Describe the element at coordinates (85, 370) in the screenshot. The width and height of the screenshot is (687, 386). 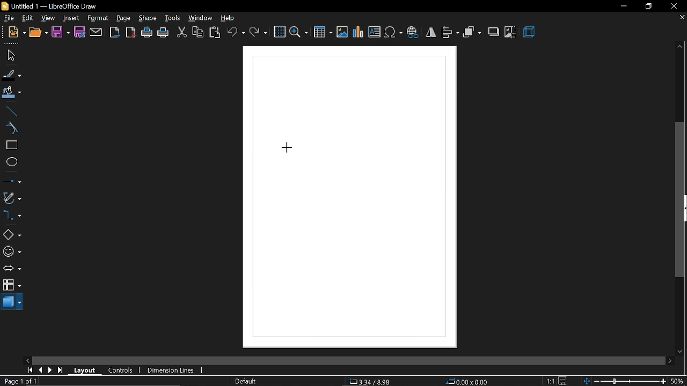
I see `layout` at that location.